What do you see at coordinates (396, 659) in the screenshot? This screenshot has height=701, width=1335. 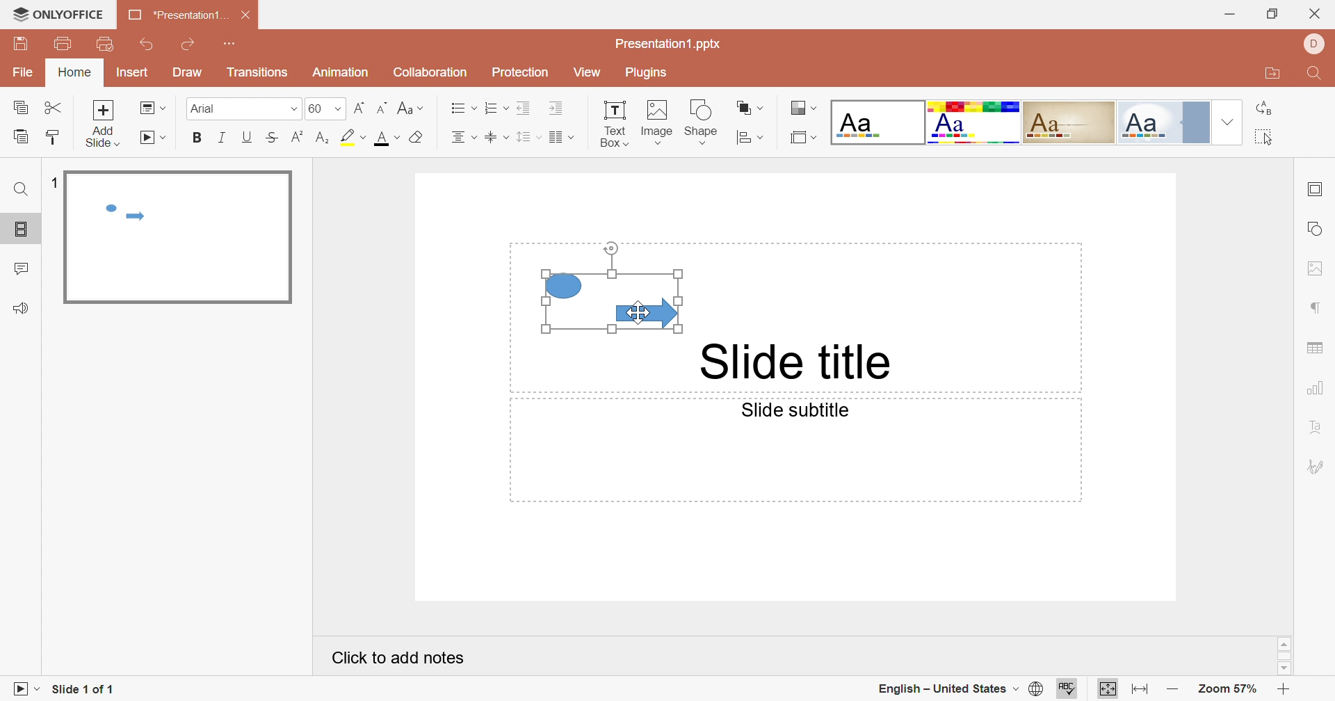 I see `Click to add notes` at bounding box center [396, 659].